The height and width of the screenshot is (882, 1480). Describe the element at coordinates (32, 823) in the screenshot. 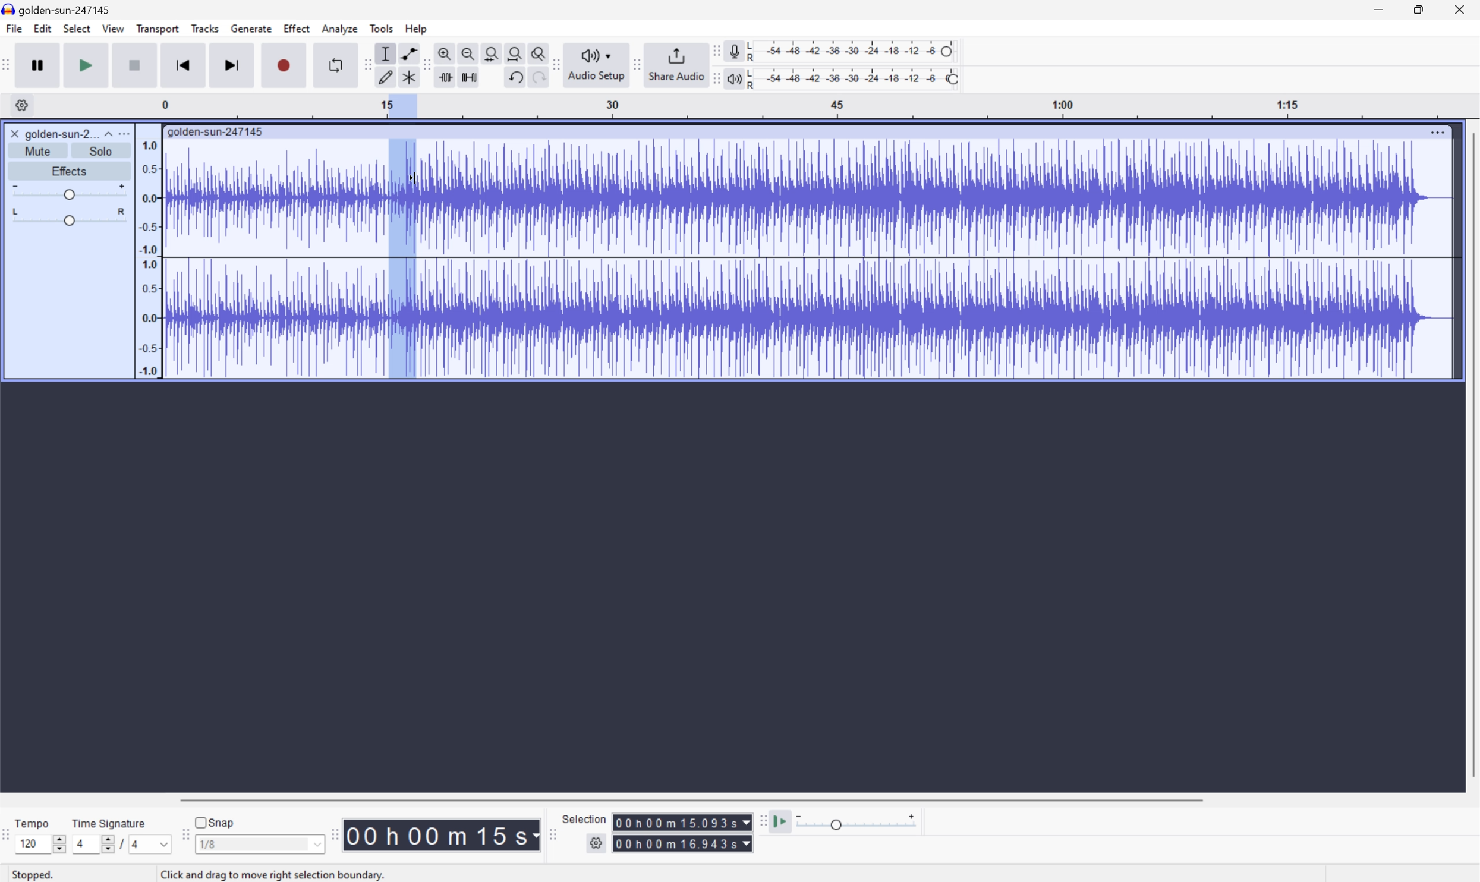

I see `Tempo` at that location.